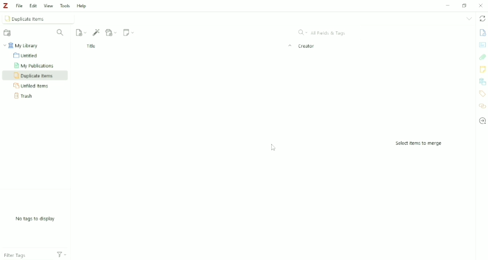 The width and height of the screenshot is (488, 260). I want to click on Abstract, so click(483, 45).